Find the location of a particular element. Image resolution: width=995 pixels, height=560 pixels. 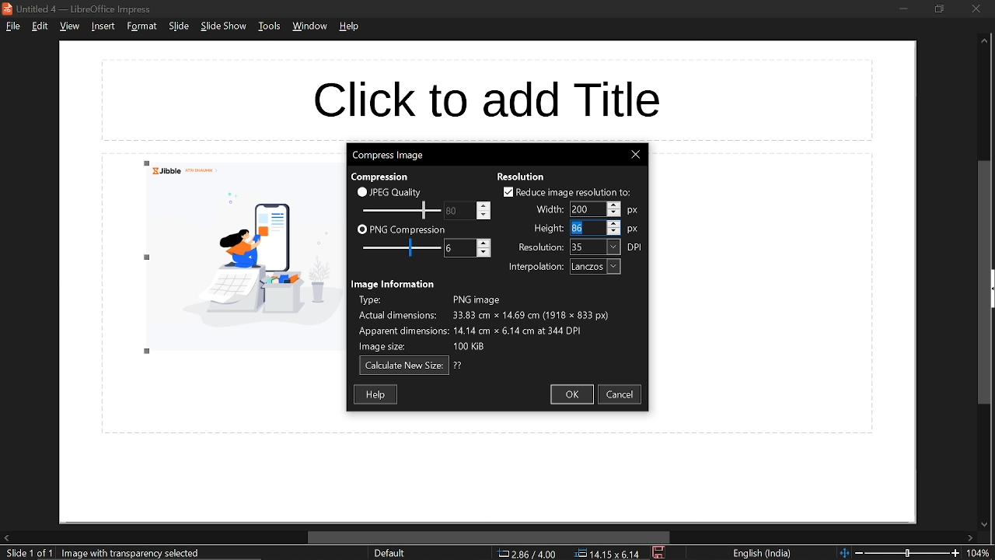

slide show is located at coordinates (224, 26).